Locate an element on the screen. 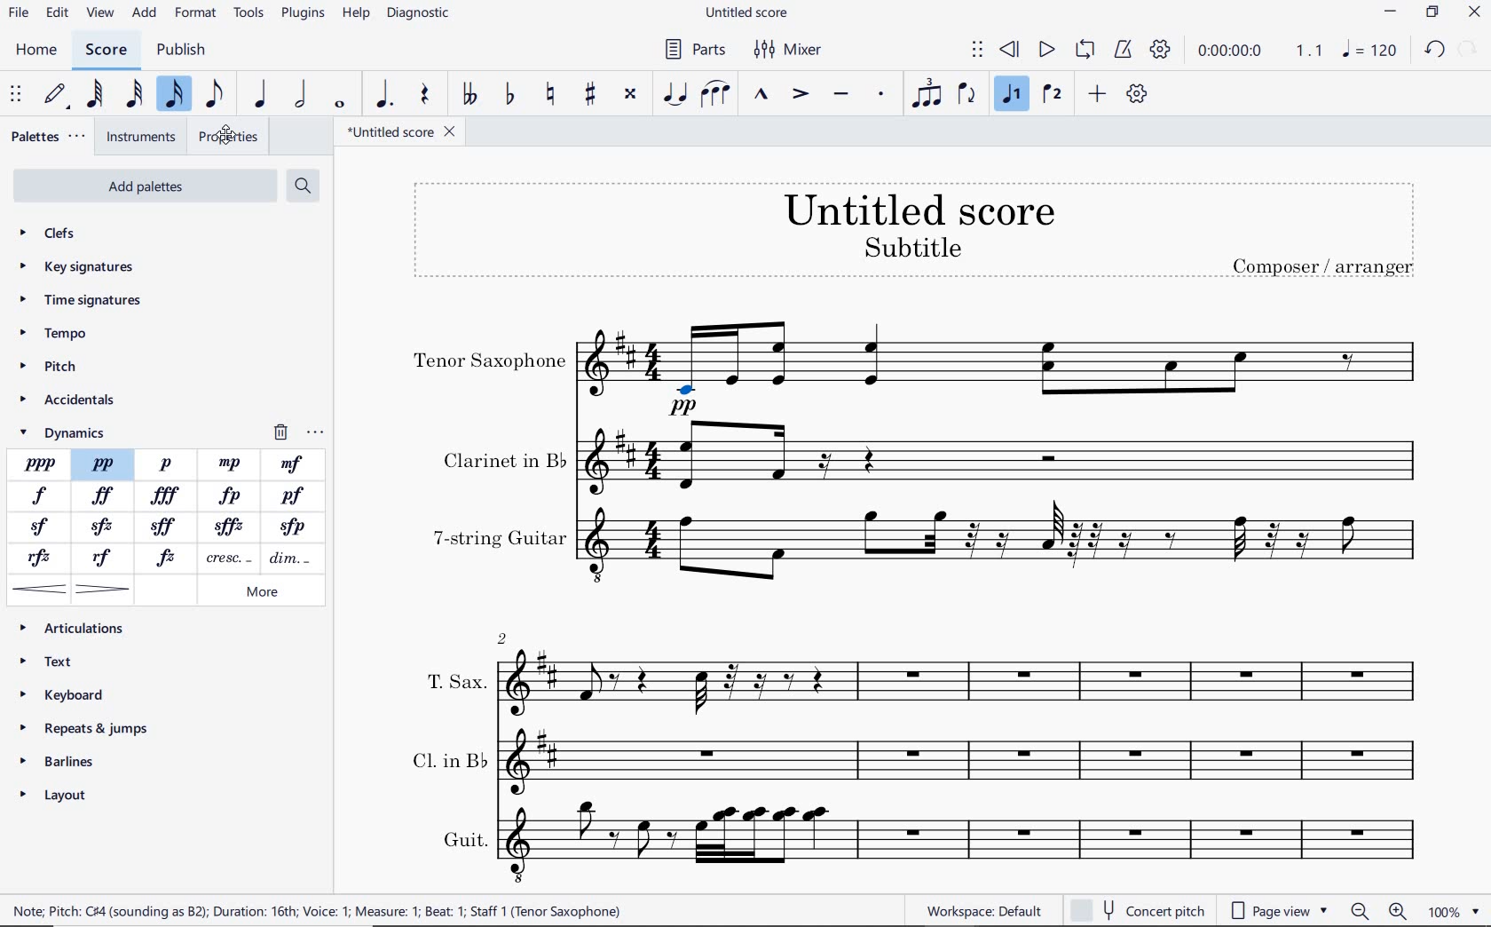 This screenshot has width=1491, height=927. FF (FORTISSIMO) is located at coordinates (104, 496).